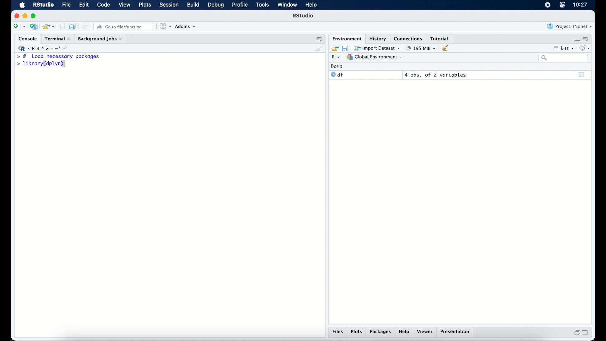  I want to click on console, so click(26, 39).